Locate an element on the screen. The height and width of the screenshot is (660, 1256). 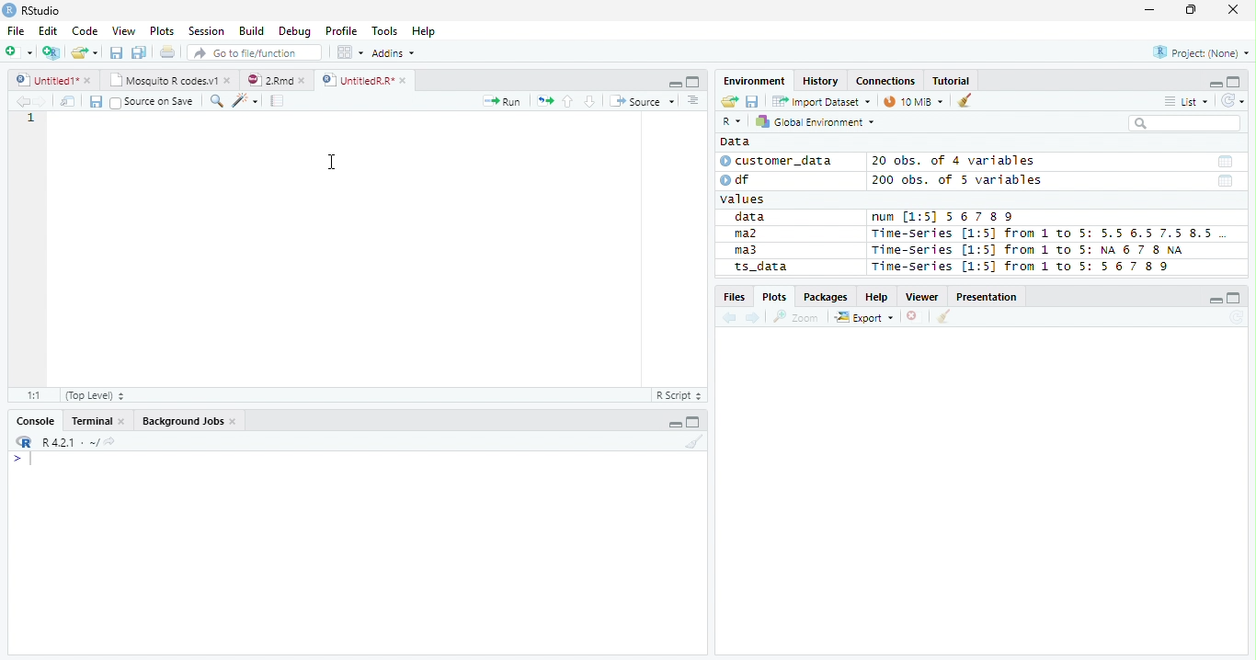
Environment is located at coordinates (756, 81).